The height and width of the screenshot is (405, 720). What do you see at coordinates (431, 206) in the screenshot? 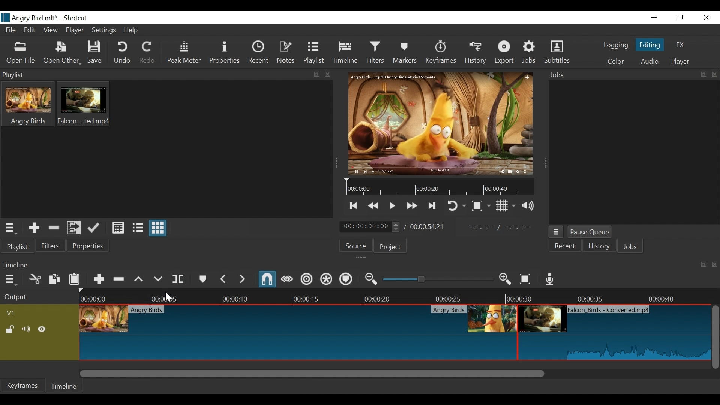
I see `Skip to the next point` at bounding box center [431, 206].